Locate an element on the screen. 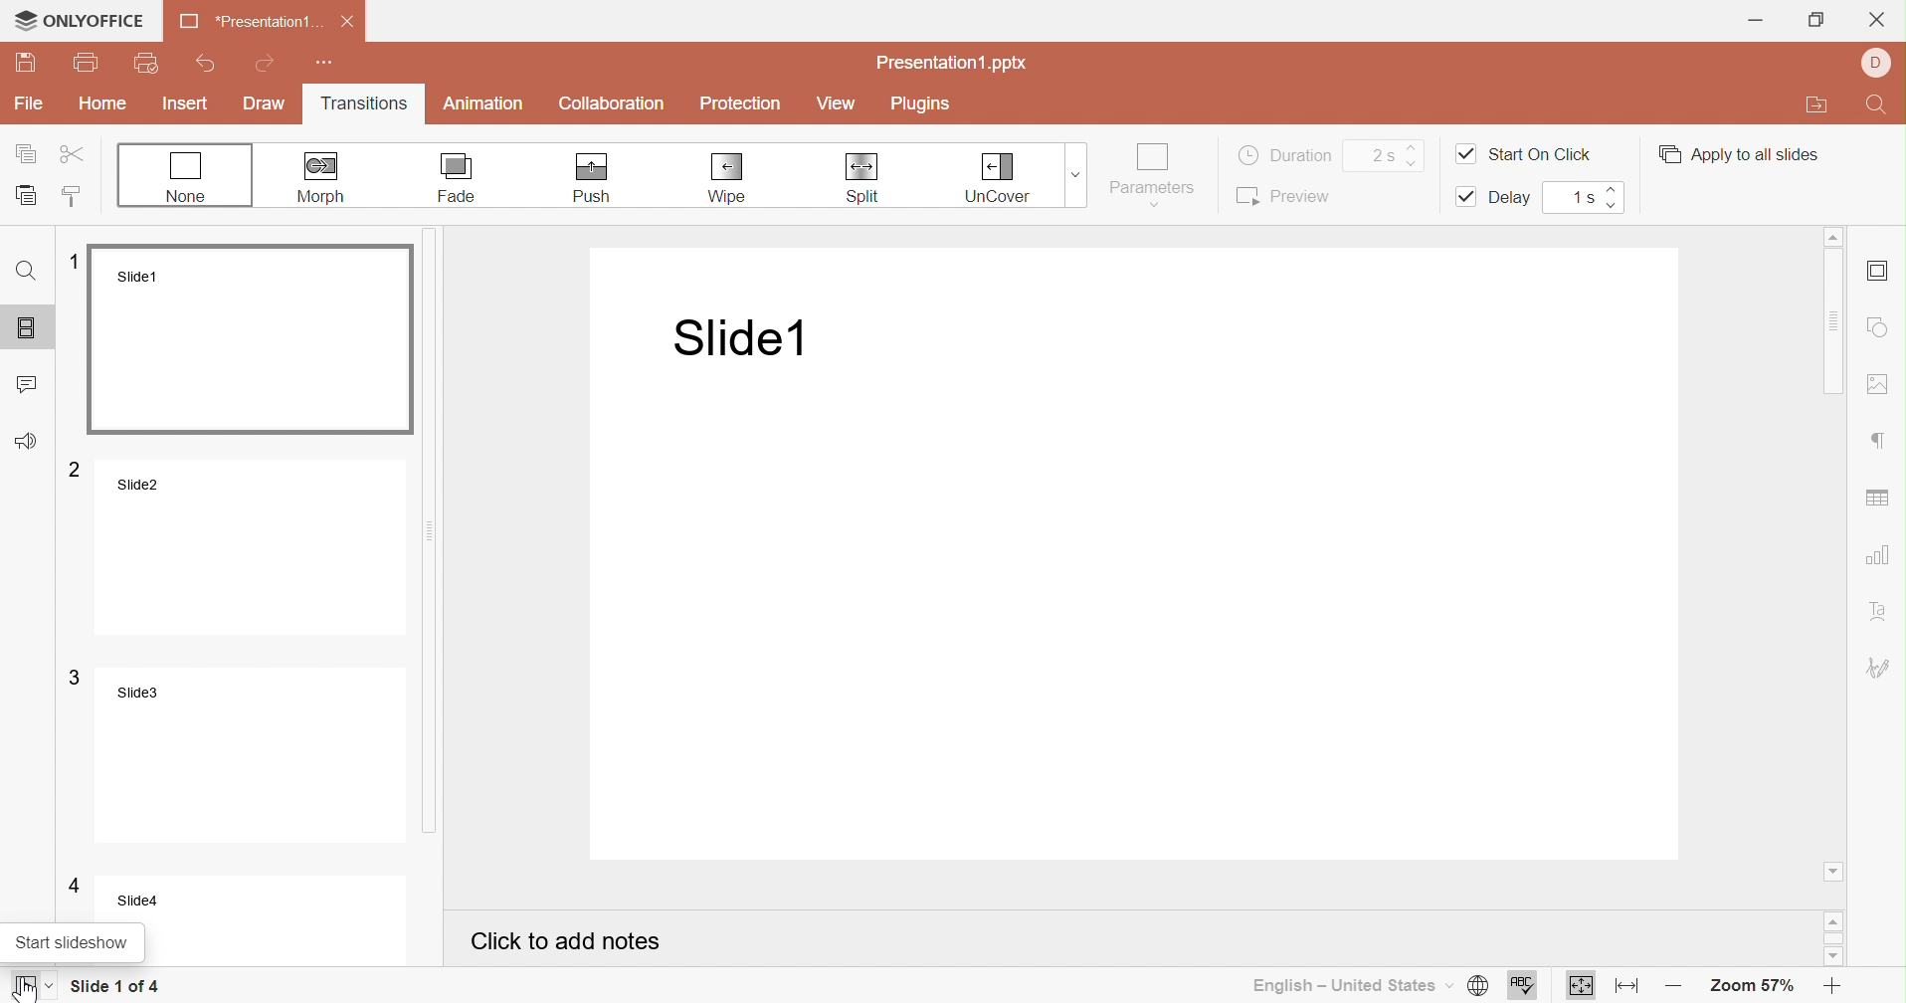 The width and height of the screenshot is (1906, 1003). Parameters is located at coordinates (1152, 175).